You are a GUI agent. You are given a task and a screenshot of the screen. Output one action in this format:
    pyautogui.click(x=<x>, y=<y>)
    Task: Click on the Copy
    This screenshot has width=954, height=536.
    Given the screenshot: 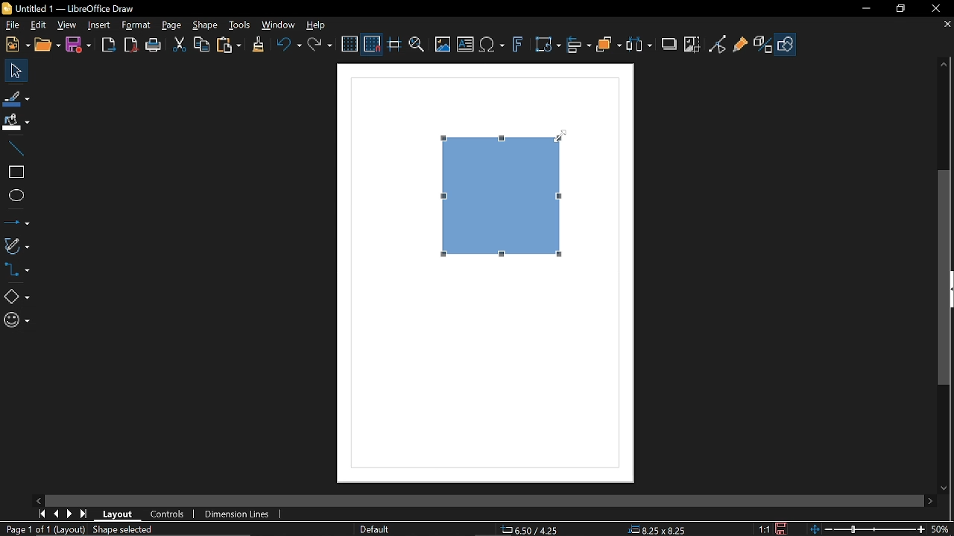 What is the action you would take?
    pyautogui.click(x=203, y=45)
    